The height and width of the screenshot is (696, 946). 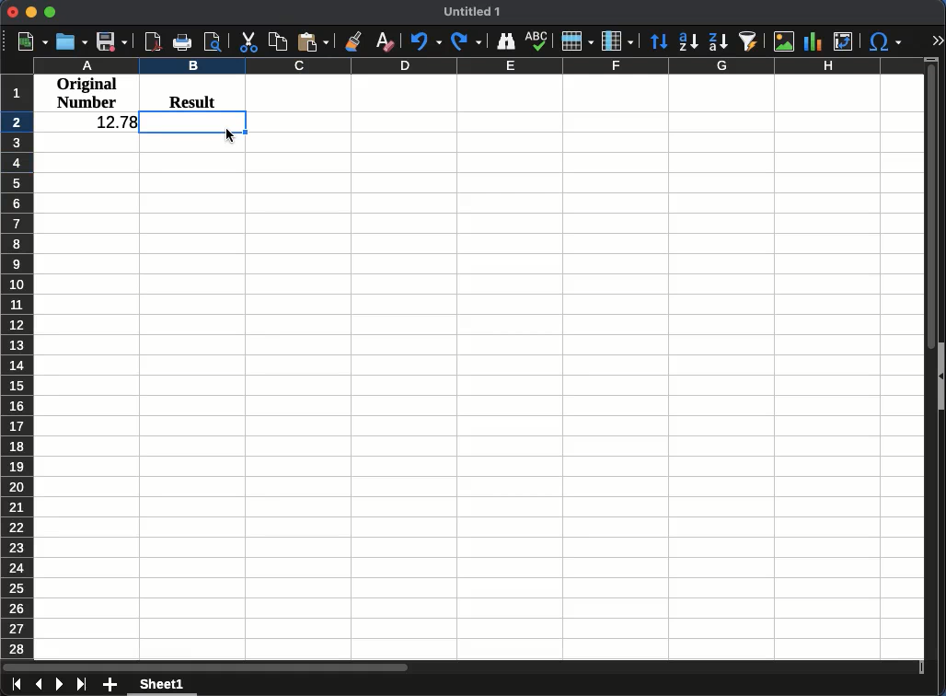 What do you see at coordinates (115, 121) in the screenshot?
I see `12.78` at bounding box center [115, 121].